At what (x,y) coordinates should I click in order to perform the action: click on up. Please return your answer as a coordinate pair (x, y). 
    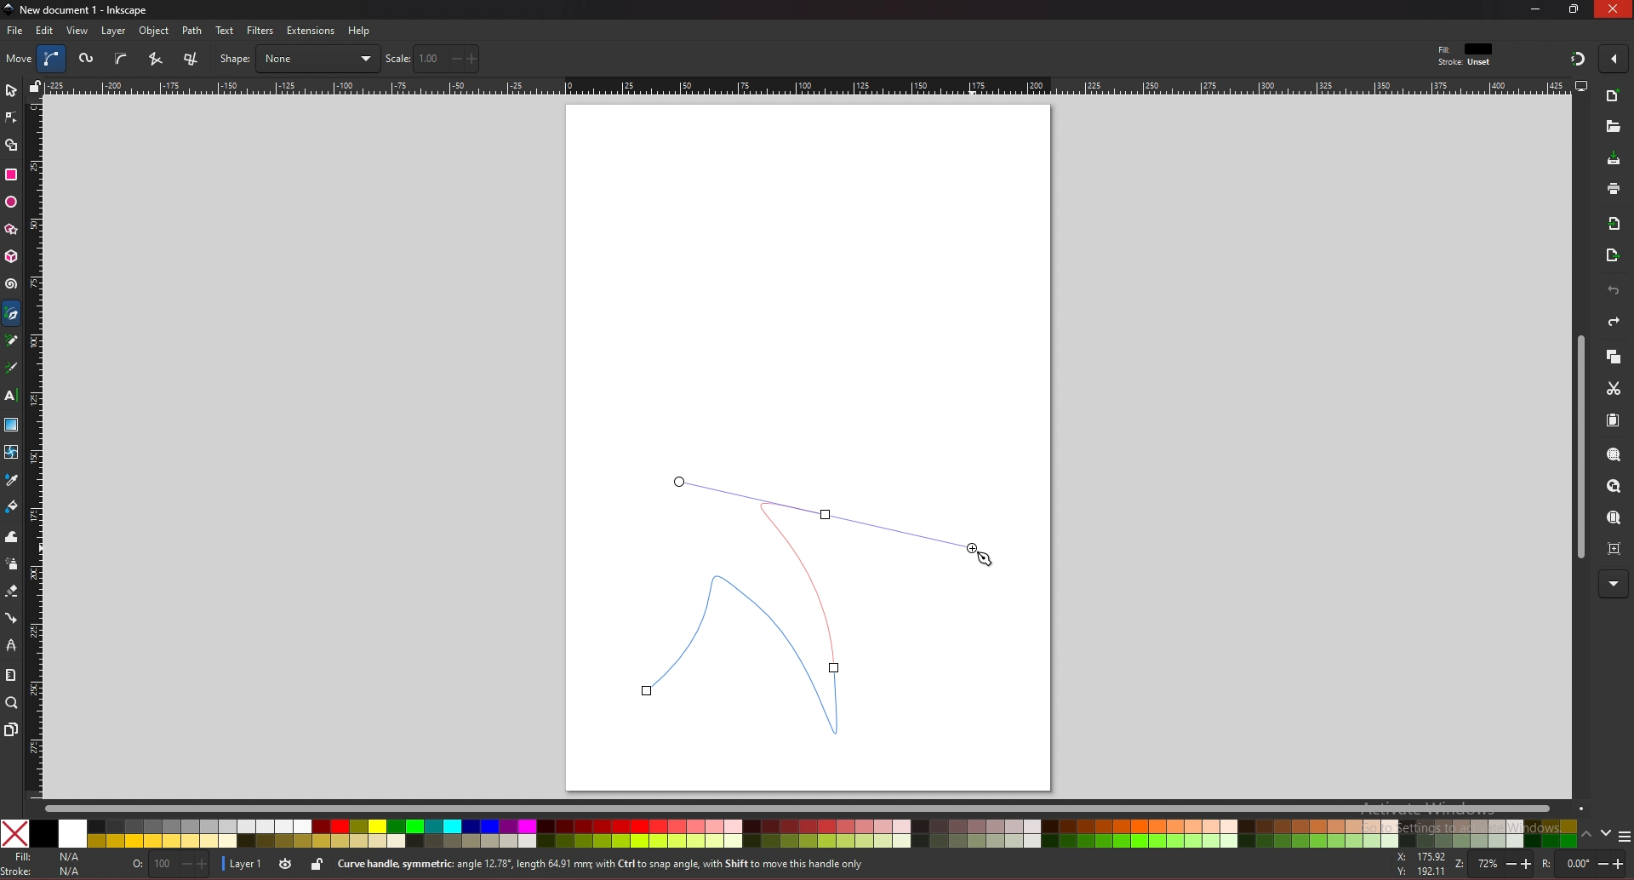
    Looking at the image, I should click on (1587, 837).